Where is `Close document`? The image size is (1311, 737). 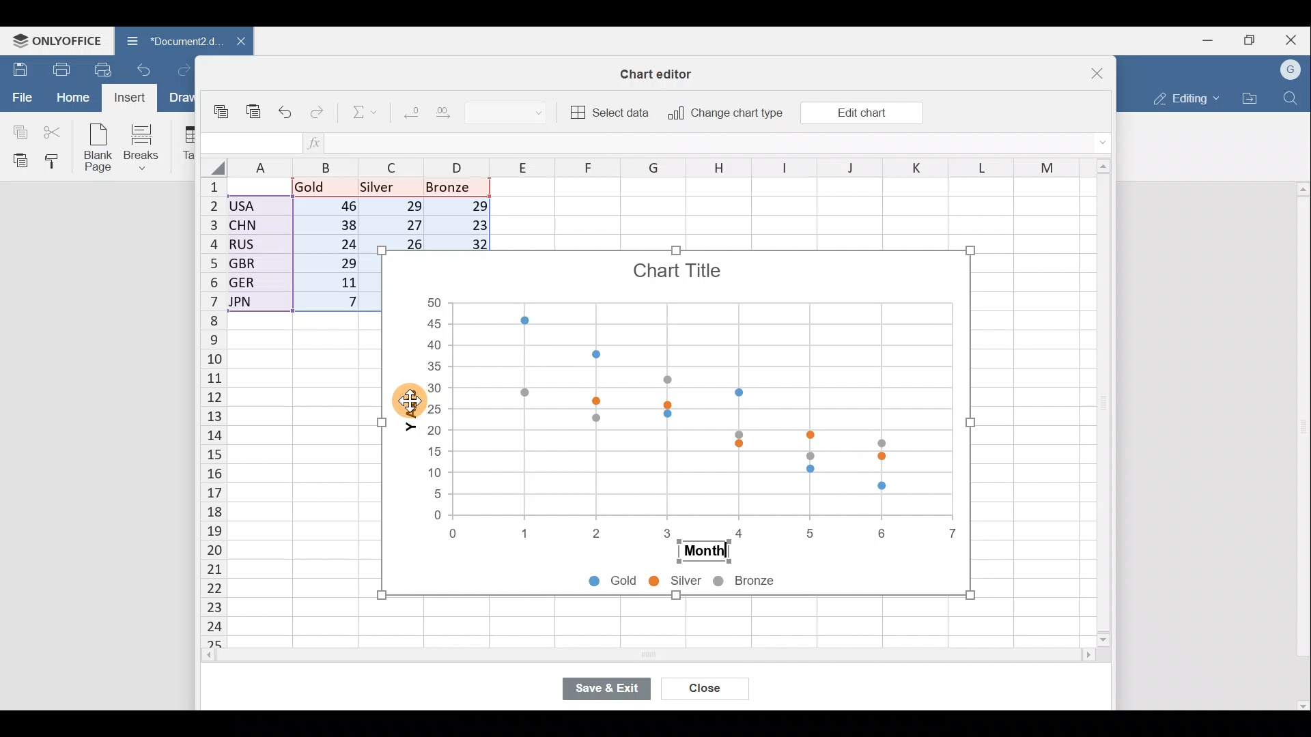 Close document is located at coordinates (234, 42).